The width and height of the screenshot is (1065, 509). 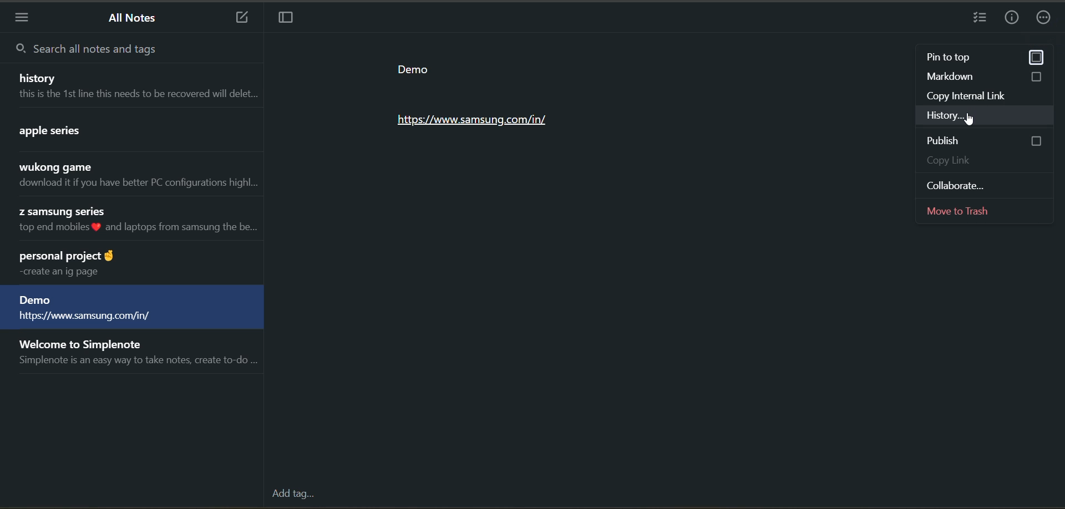 I want to click on note title and preview, so click(x=135, y=176).